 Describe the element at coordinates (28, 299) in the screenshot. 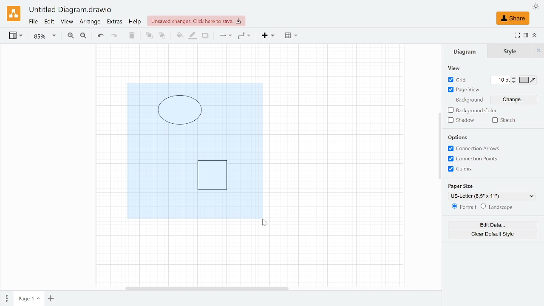

I see `Current page` at that location.